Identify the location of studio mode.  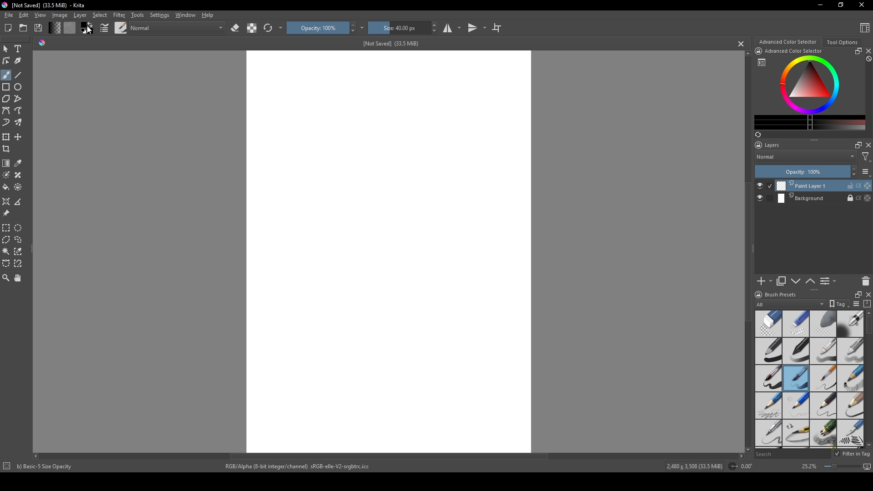
(452, 28).